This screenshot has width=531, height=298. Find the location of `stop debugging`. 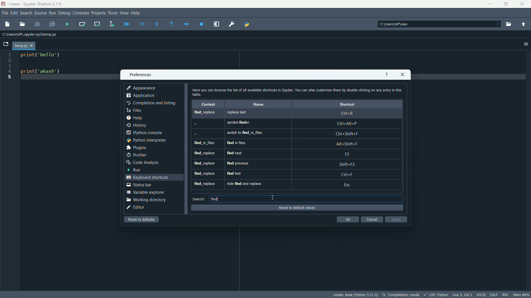

stop debugging is located at coordinates (202, 24).